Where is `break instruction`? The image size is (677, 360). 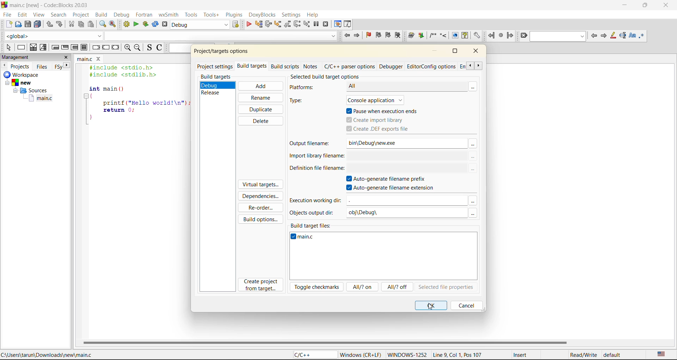
break instruction is located at coordinates (84, 47).